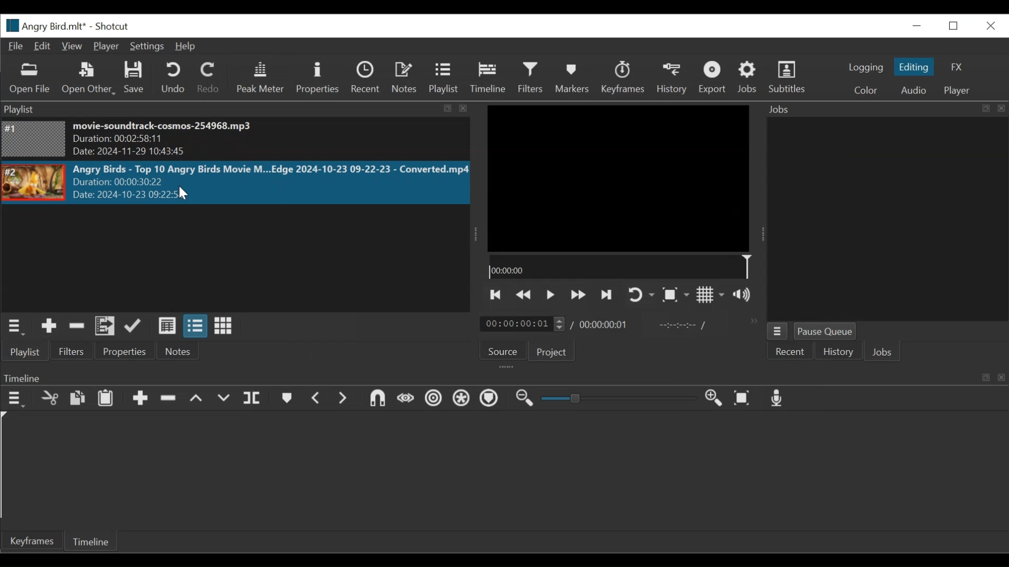 The width and height of the screenshot is (1009, 567). Describe the element at coordinates (174, 78) in the screenshot. I see `Undo` at that location.